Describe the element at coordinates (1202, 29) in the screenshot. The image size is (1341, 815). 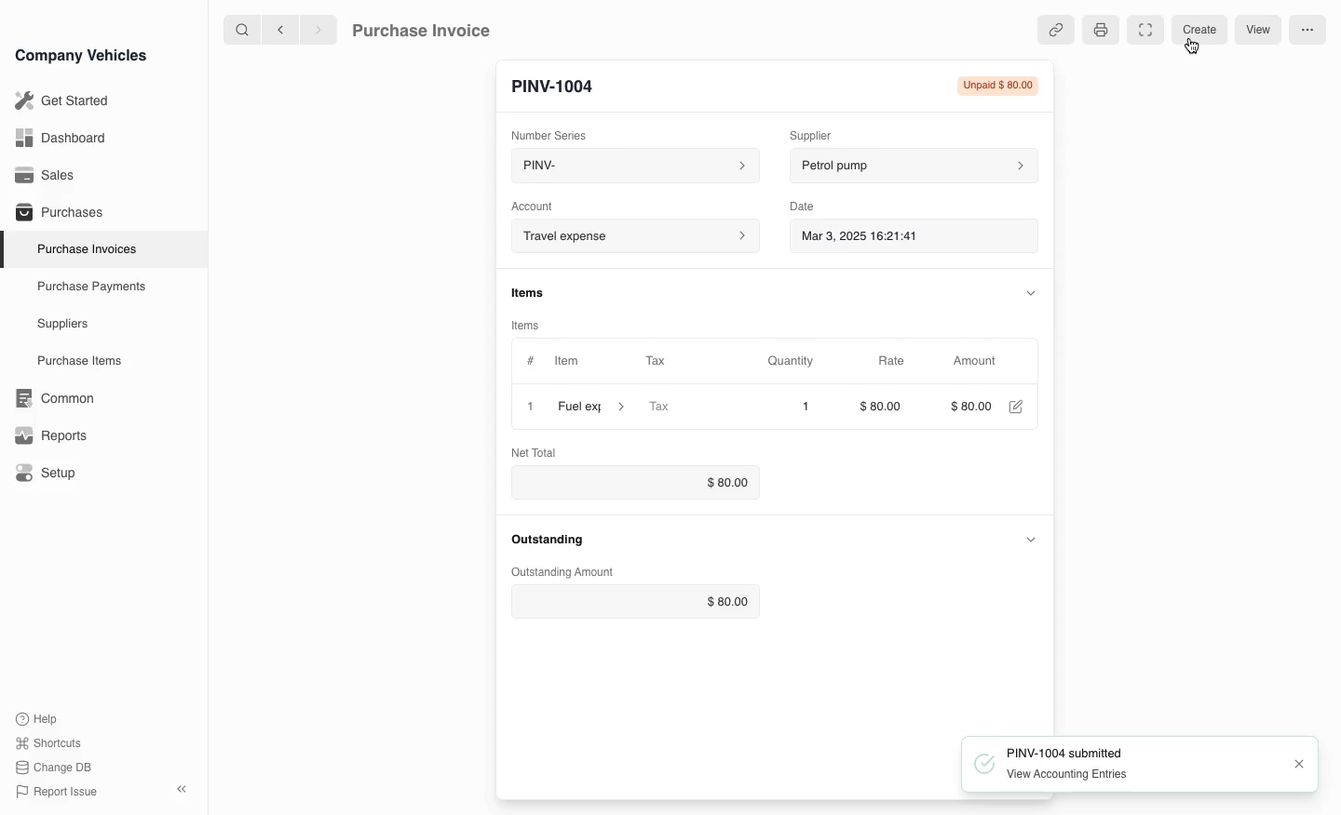
I see `create` at that location.